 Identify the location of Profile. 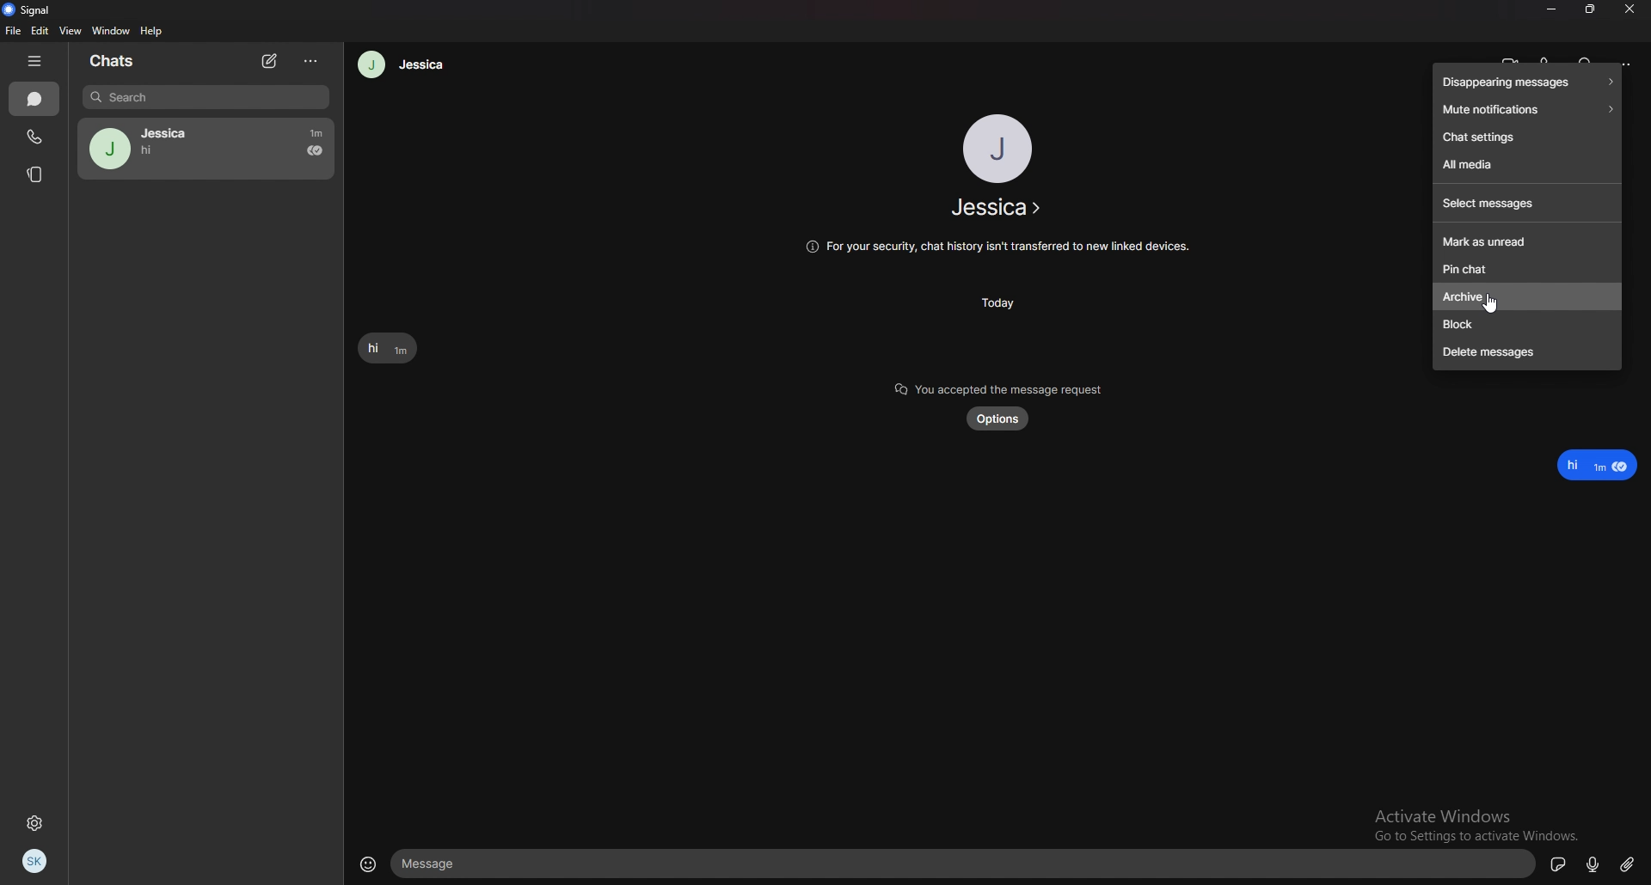
(36, 861).